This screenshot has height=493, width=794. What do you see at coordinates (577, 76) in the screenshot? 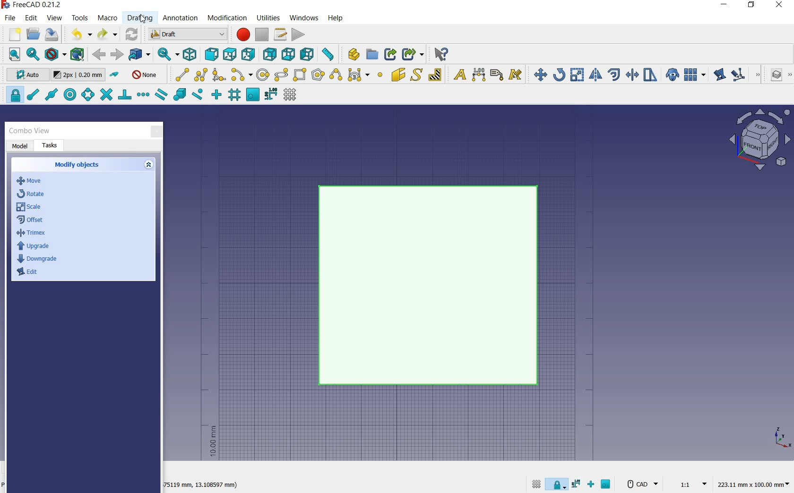
I see `scale` at bounding box center [577, 76].